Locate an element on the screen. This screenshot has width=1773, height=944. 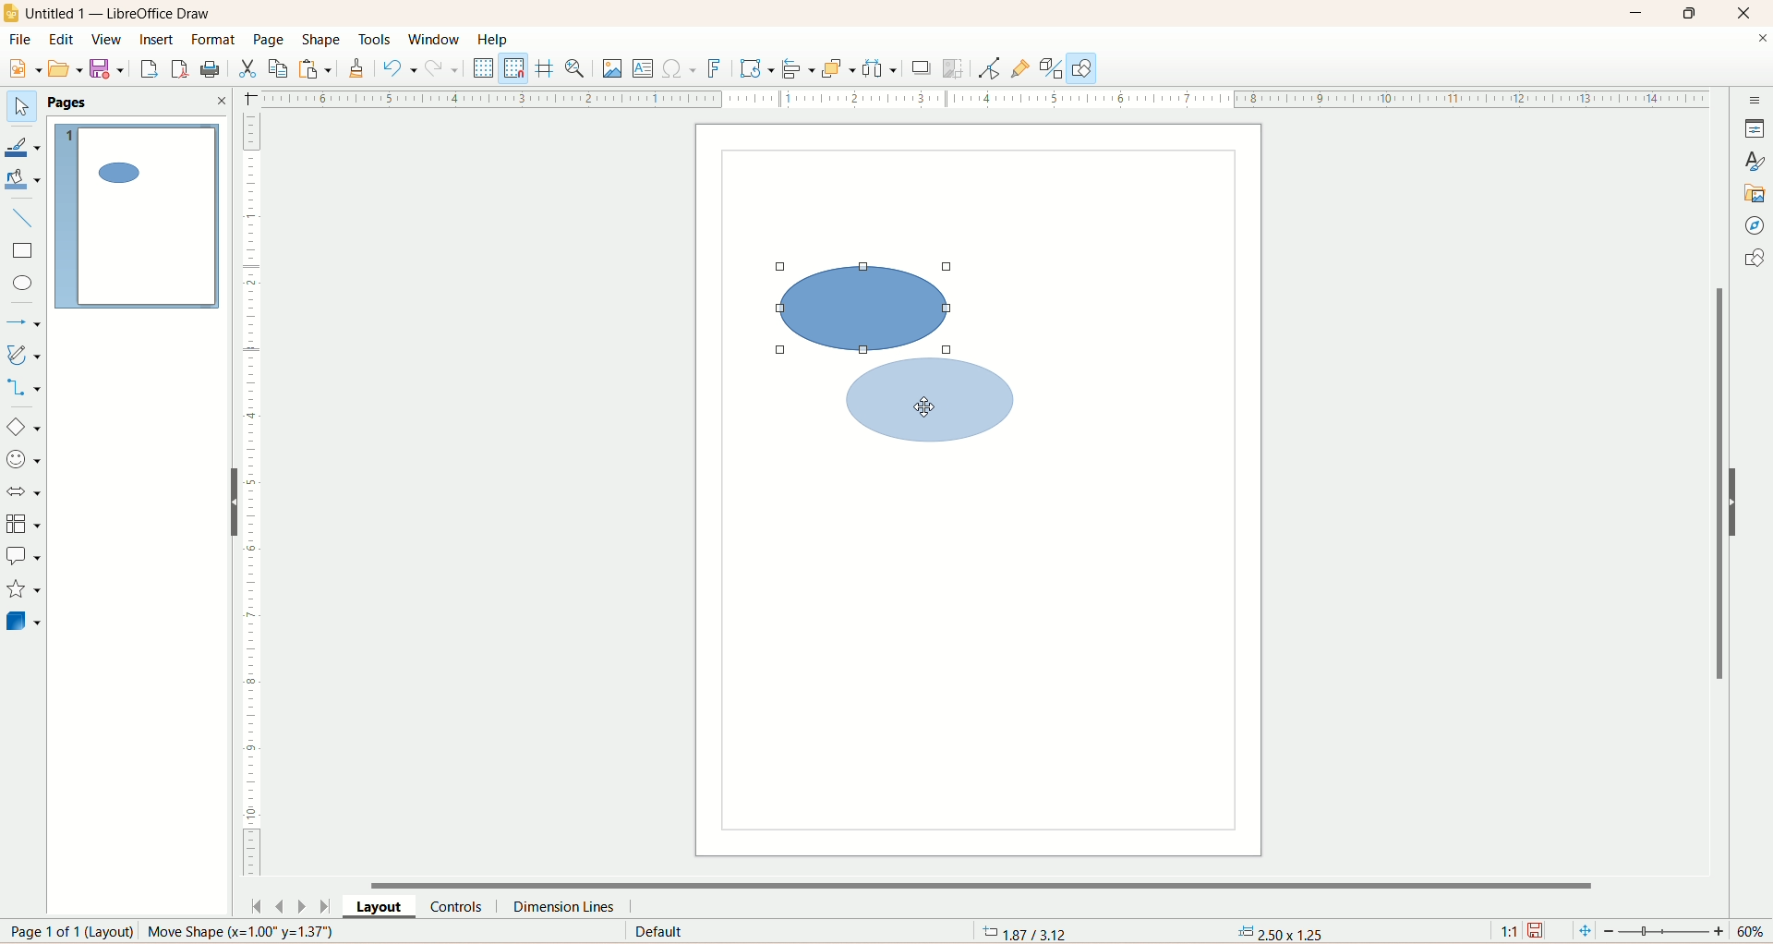
style is located at coordinates (1755, 159).